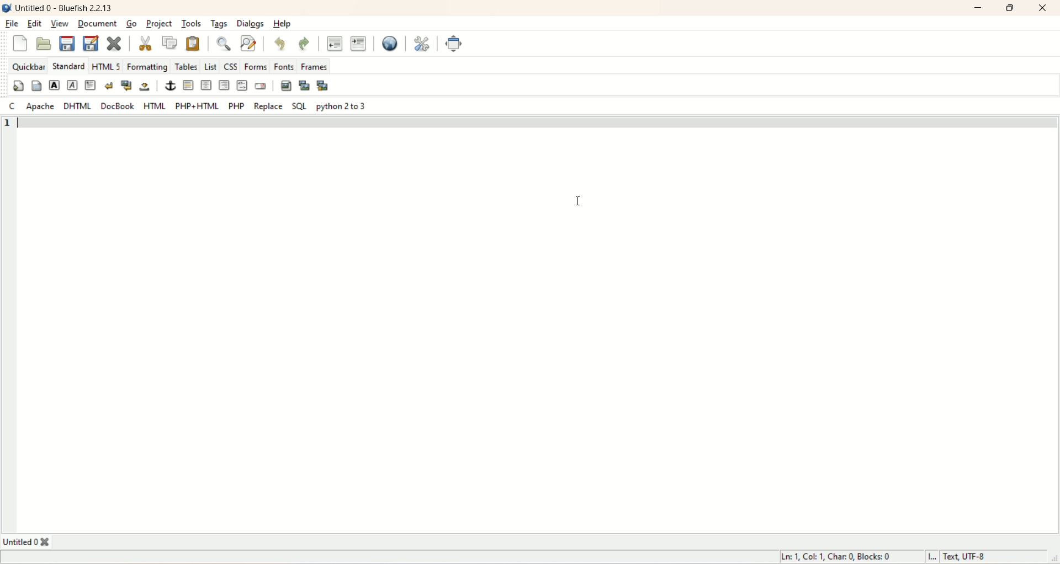 The image size is (1060, 564). Describe the element at coordinates (119, 106) in the screenshot. I see `docbook` at that location.